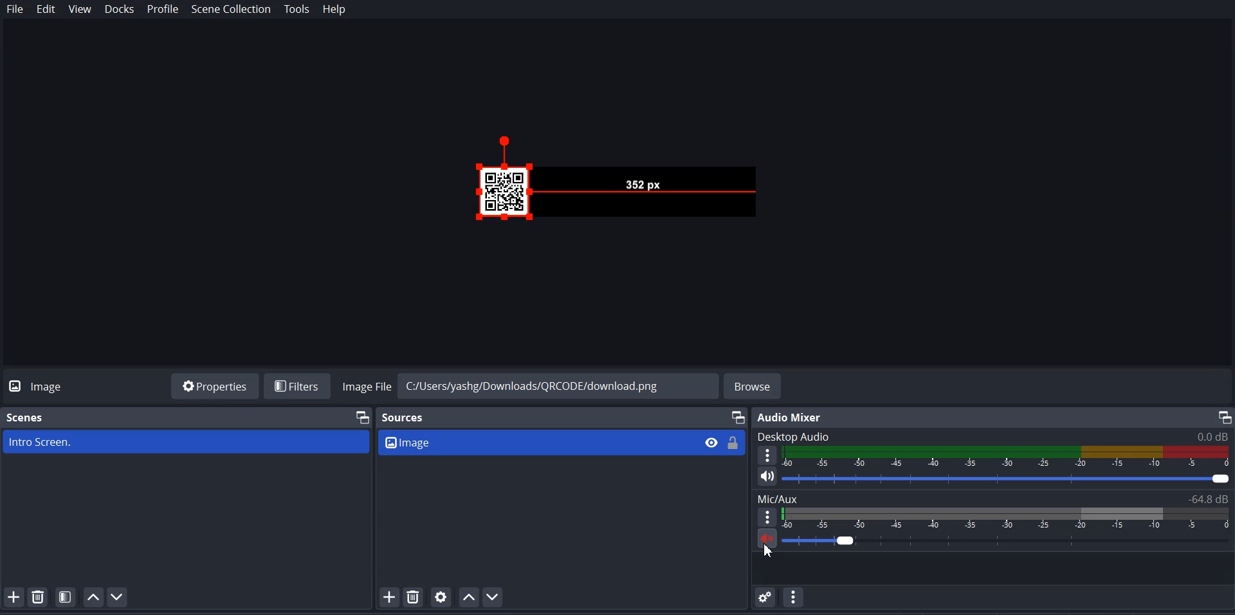  I want to click on Add Source, so click(389, 597).